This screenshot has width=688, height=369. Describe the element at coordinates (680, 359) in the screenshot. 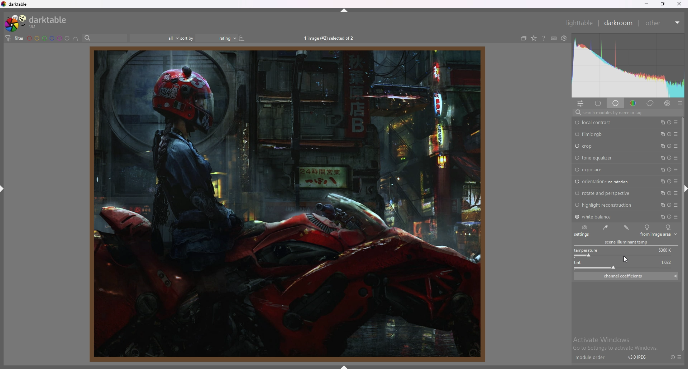

I see `presets` at that location.